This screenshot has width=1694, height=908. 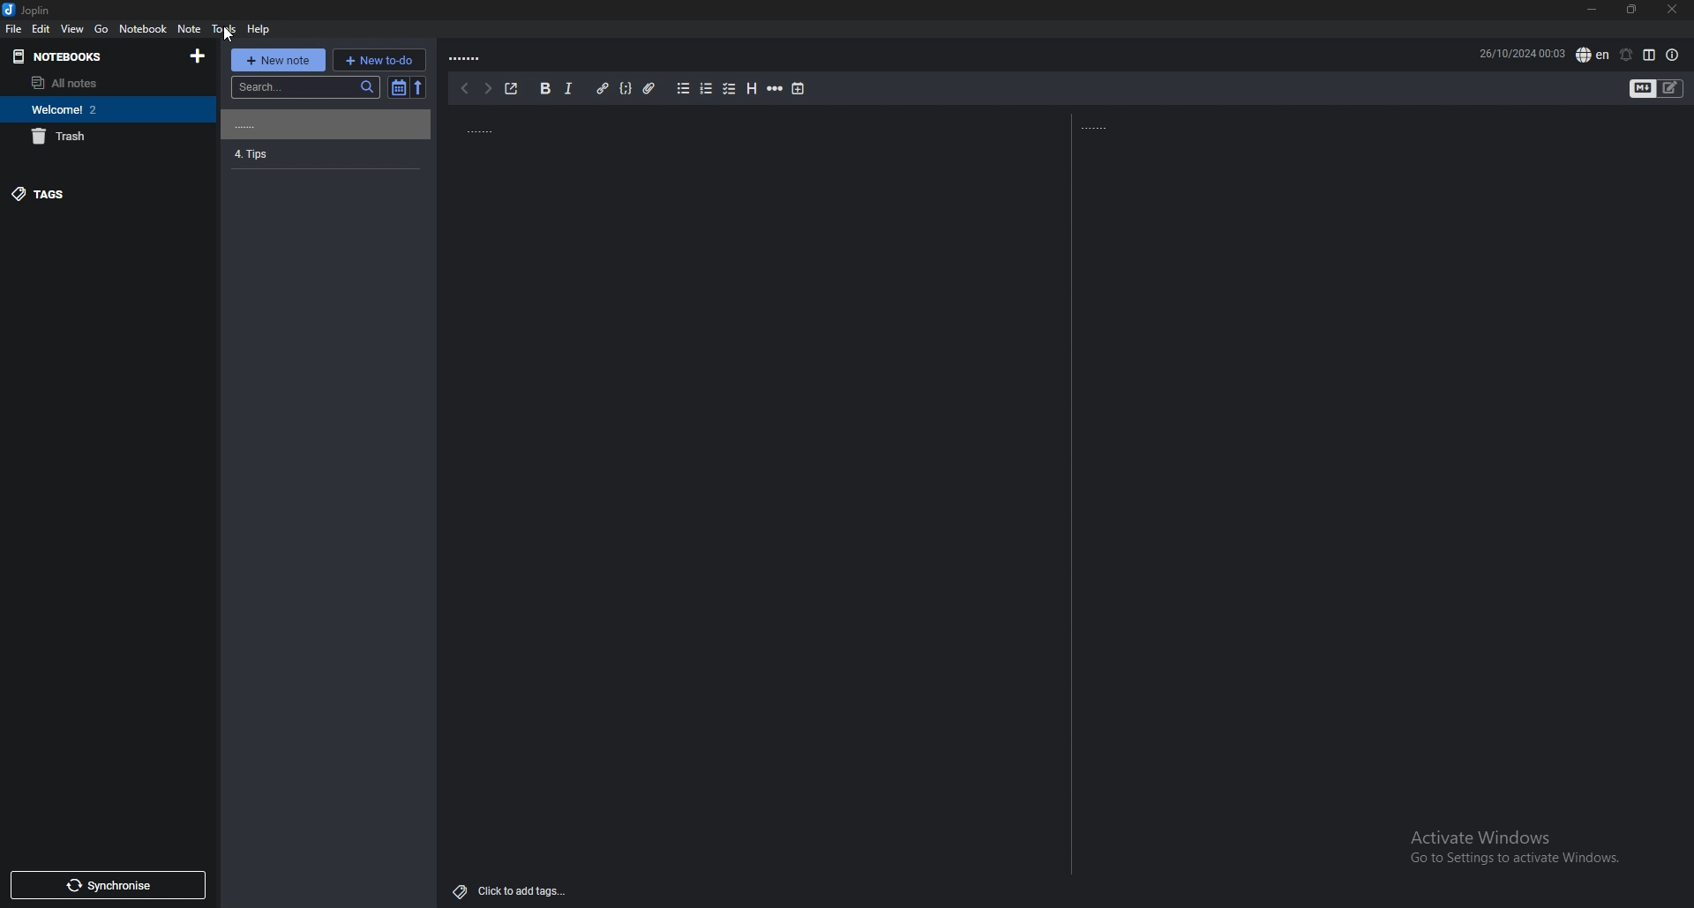 I want to click on toggle editors, so click(x=1643, y=89).